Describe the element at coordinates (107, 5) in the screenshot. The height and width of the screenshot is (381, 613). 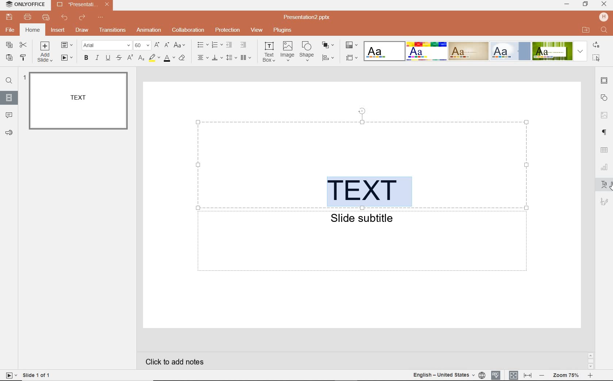
I see `close` at that location.